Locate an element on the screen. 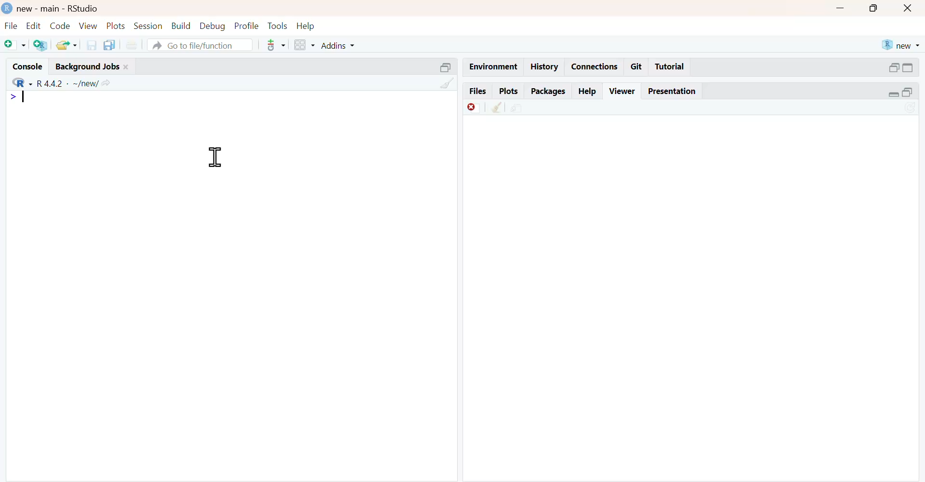  copy is located at coordinates (110, 45).